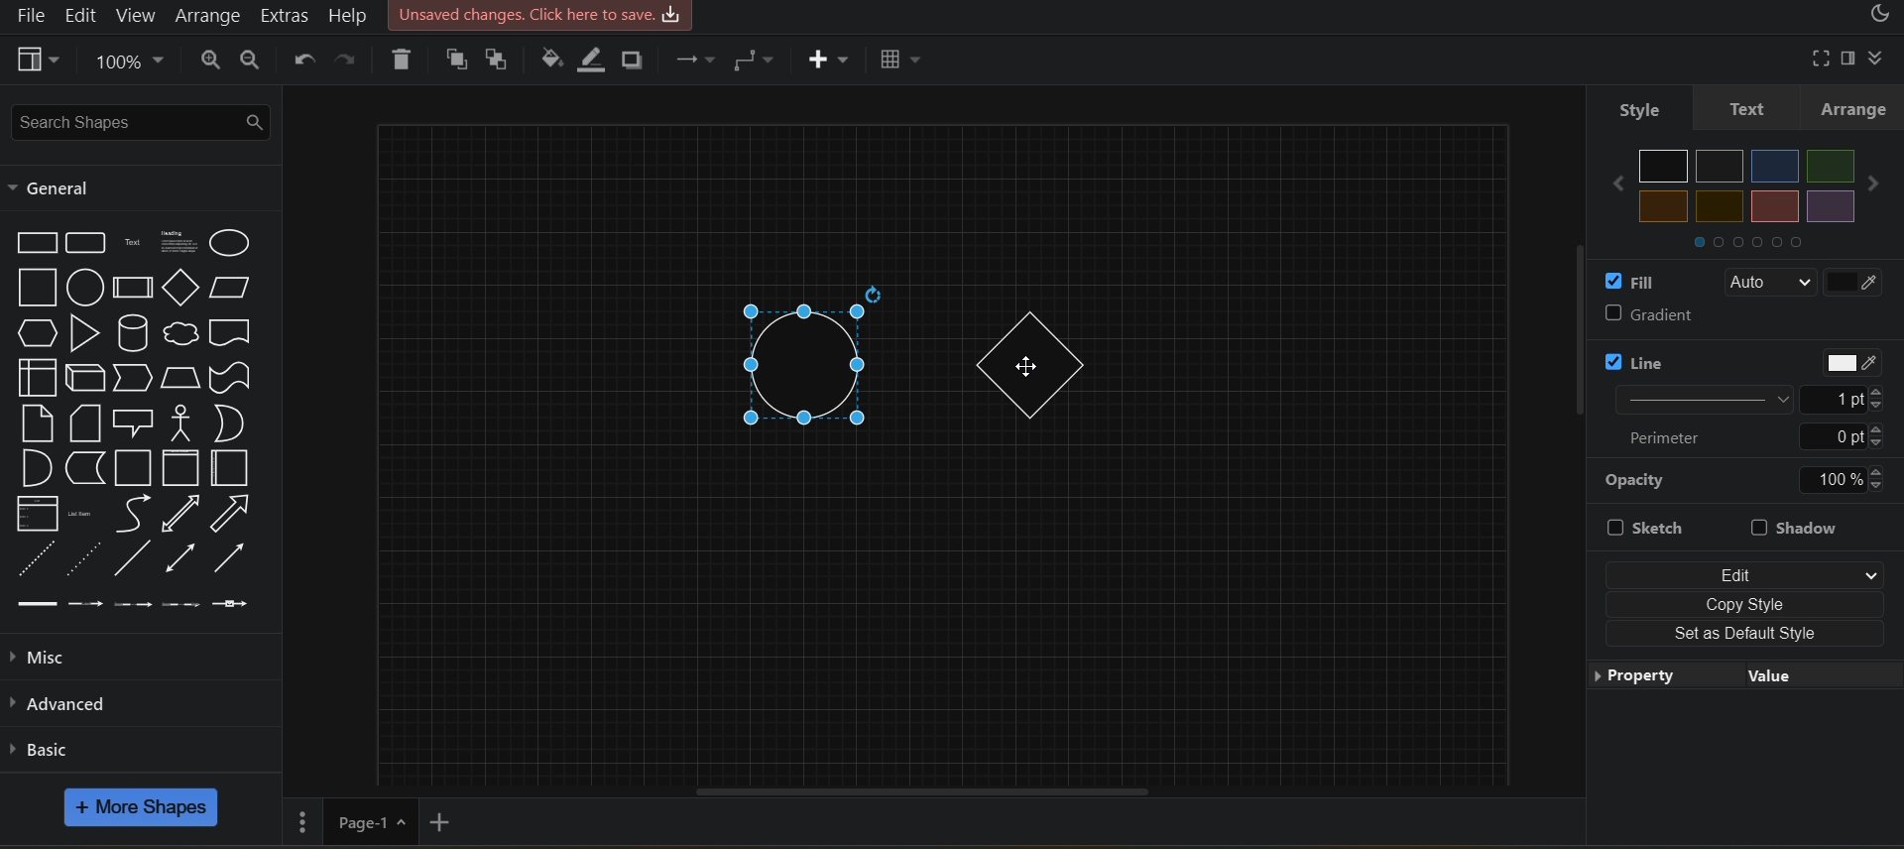 This screenshot has height=849, width=1904. Describe the element at coordinates (232, 378) in the screenshot. I see `Tape` at that location.